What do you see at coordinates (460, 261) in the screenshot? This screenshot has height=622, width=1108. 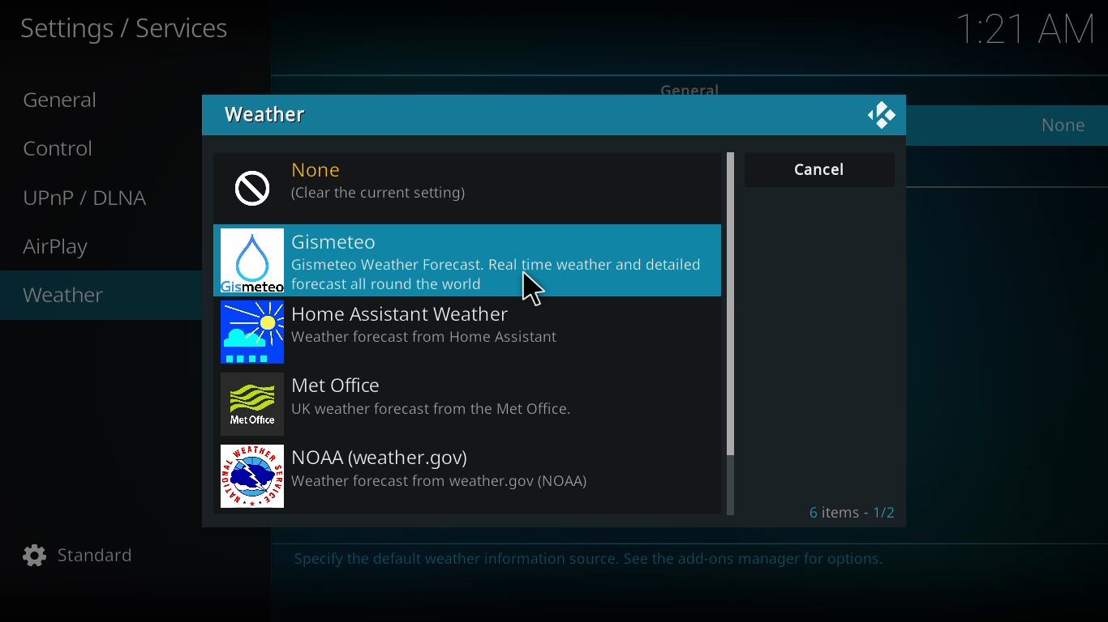 I see `gismeteo` at bounding box center [460, 261].